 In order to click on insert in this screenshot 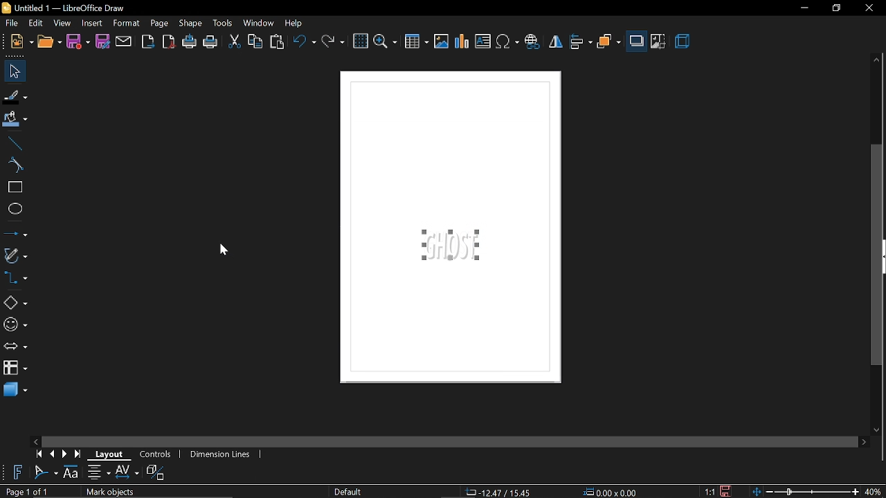, I will do `click(92, 24)`.